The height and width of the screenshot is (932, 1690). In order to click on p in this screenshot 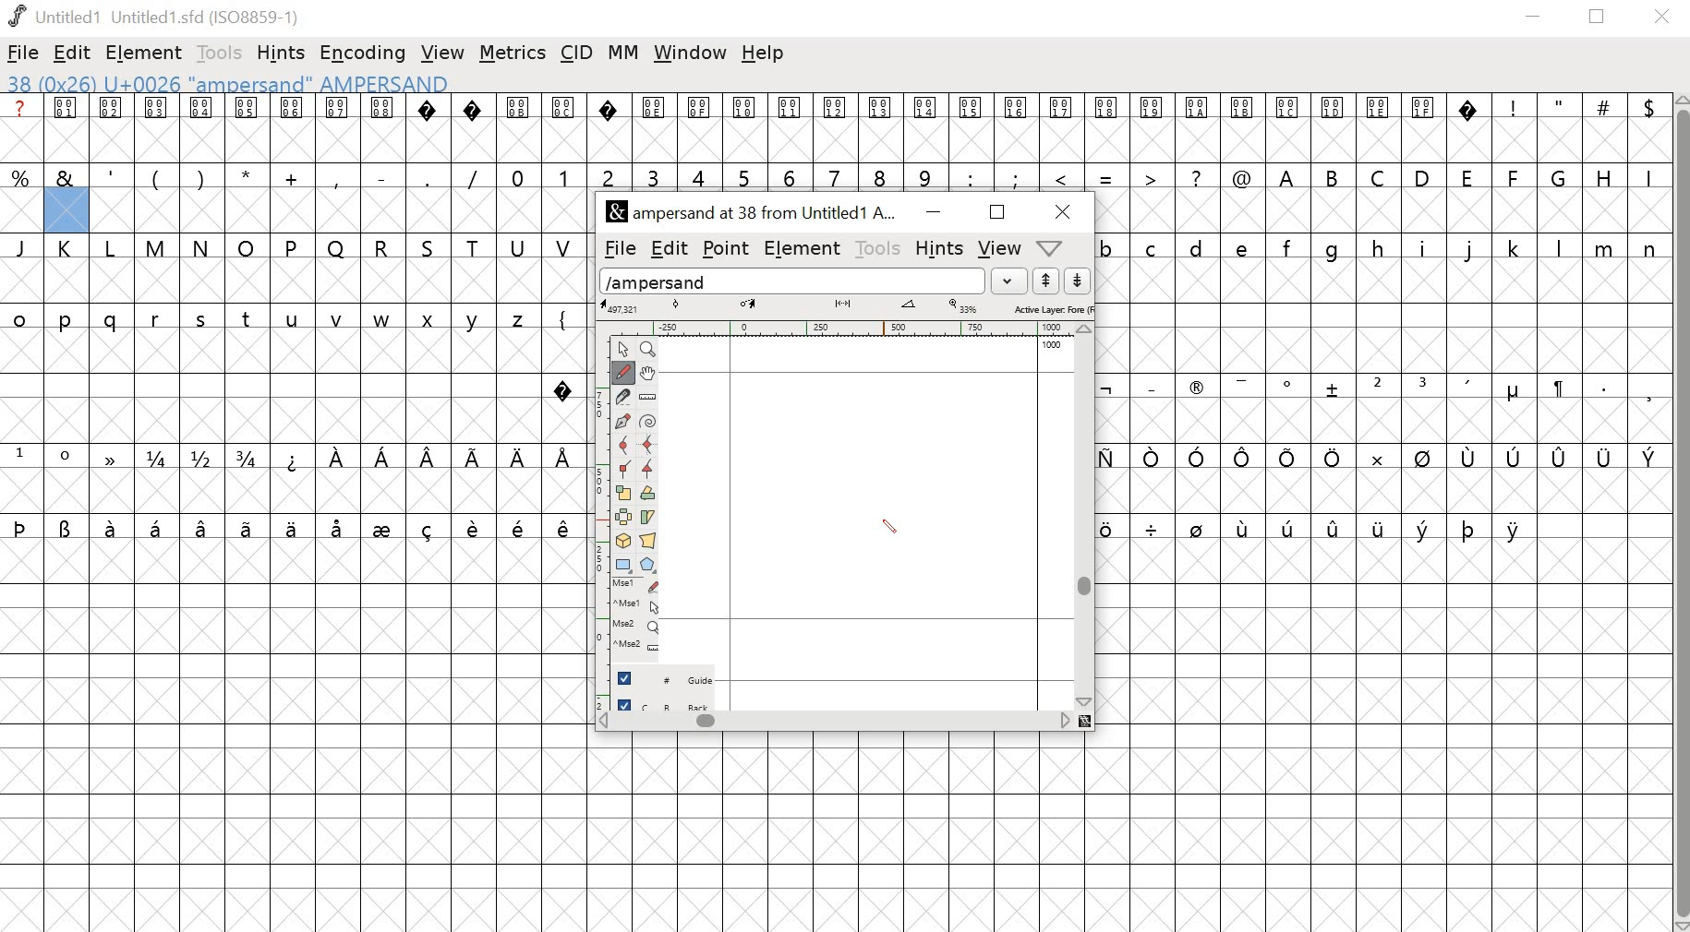, I will do `click(68, 321)`.